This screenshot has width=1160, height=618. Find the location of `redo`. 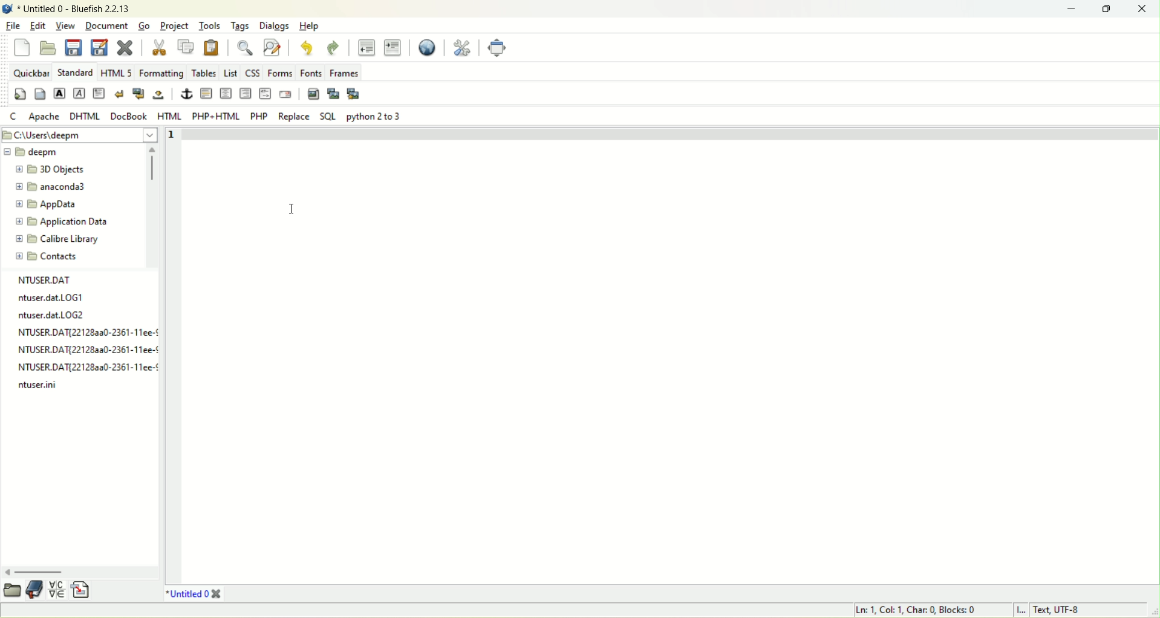

redo is located at coordinates (333, 48).